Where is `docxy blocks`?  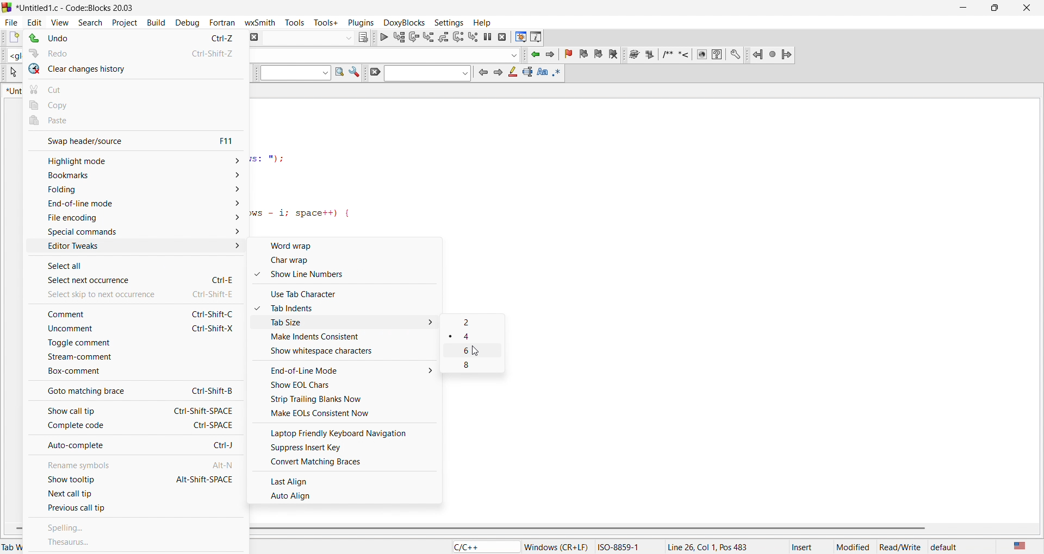
docxy blocks is located at coordinates (682, 56).